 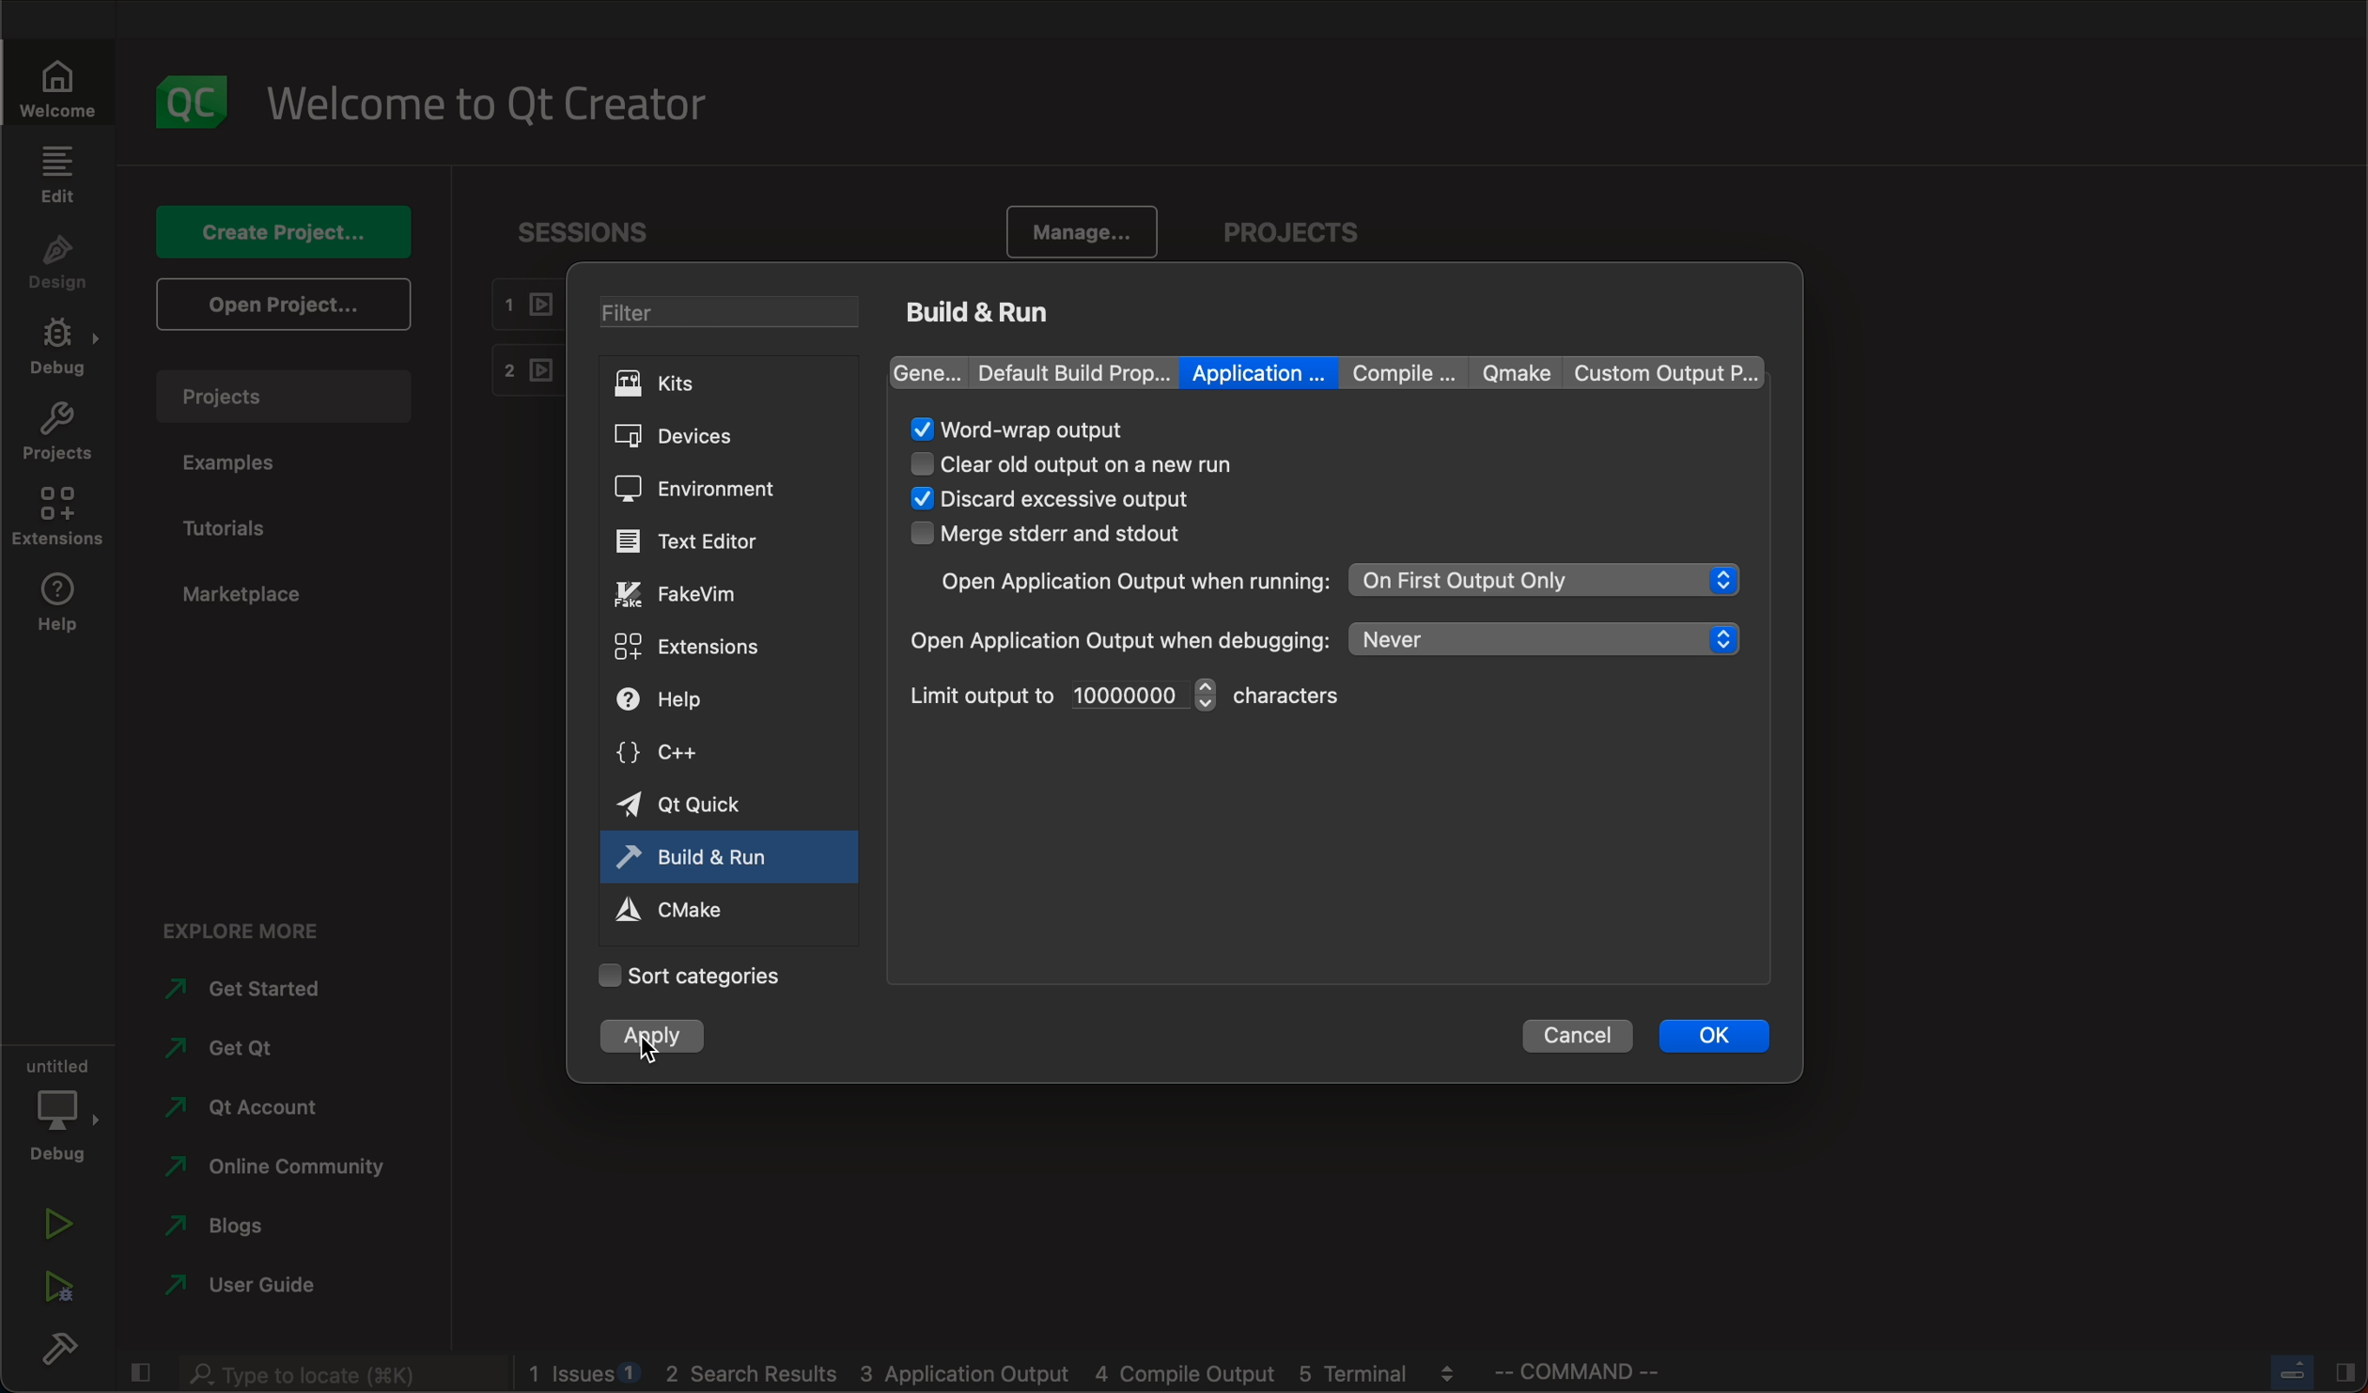 I want to click on blogs, so click(x=251, y=1229).